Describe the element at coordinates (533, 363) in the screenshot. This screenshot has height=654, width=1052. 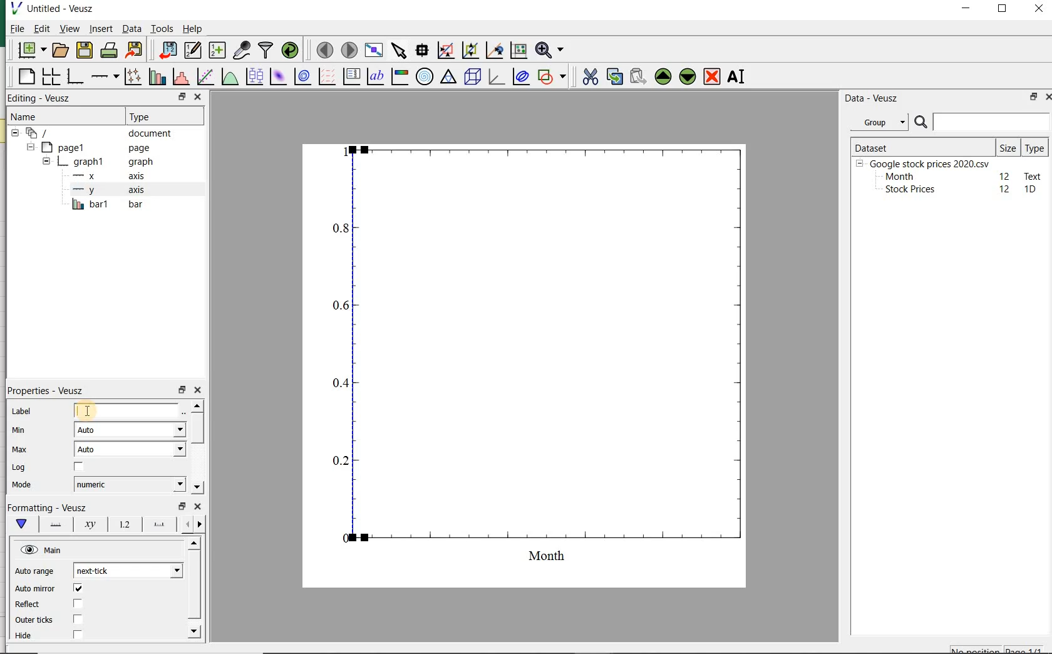
I see `graph` at that location.